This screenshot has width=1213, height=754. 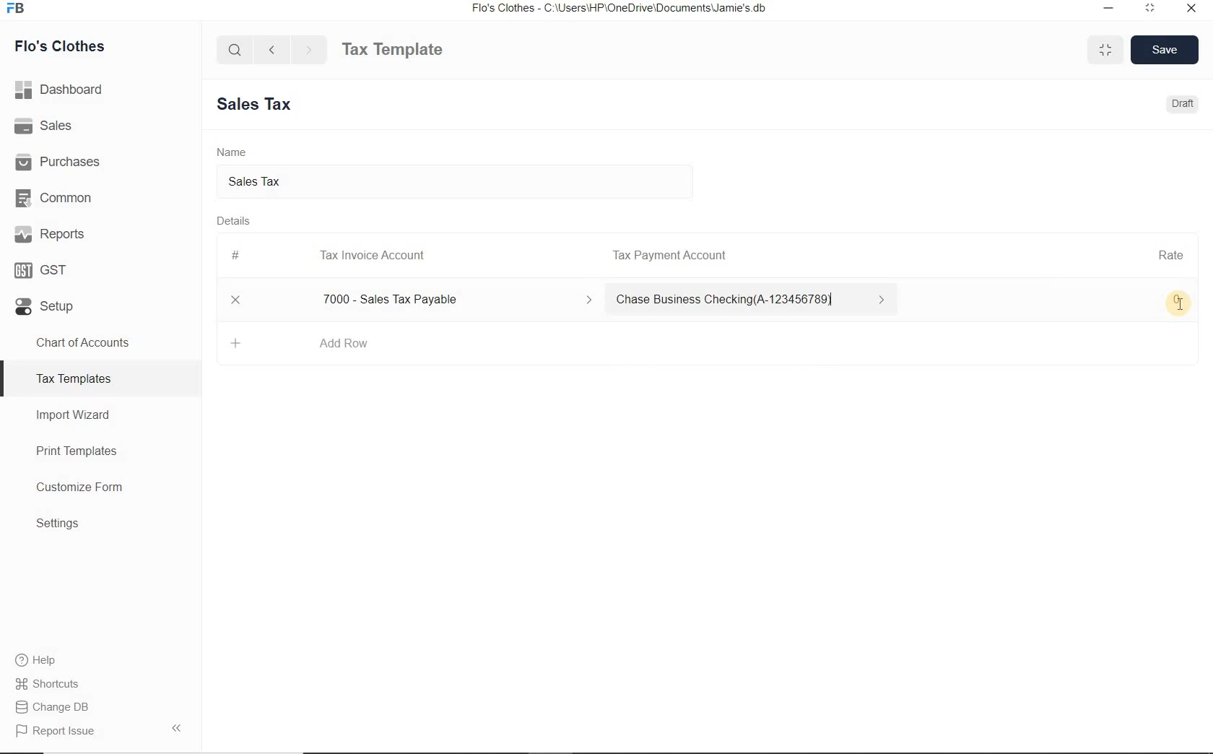 What do you see at coordinates (1170, 253) in the screenshot?
I see `Rate` at bounding box center [1170, 253].